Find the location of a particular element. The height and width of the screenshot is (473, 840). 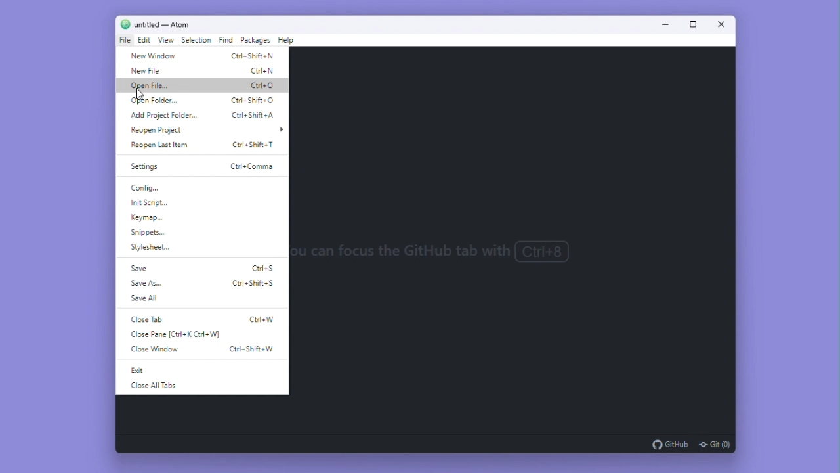

Minimise is located at coordinates (663, 24).